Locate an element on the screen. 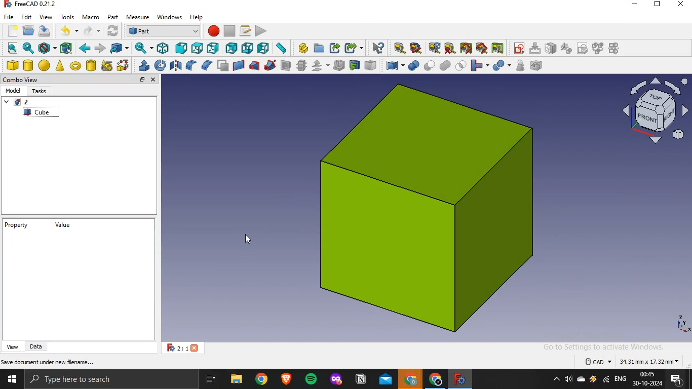 This screenshot has height=389, width=692. view is located at coordinates (46, 18).